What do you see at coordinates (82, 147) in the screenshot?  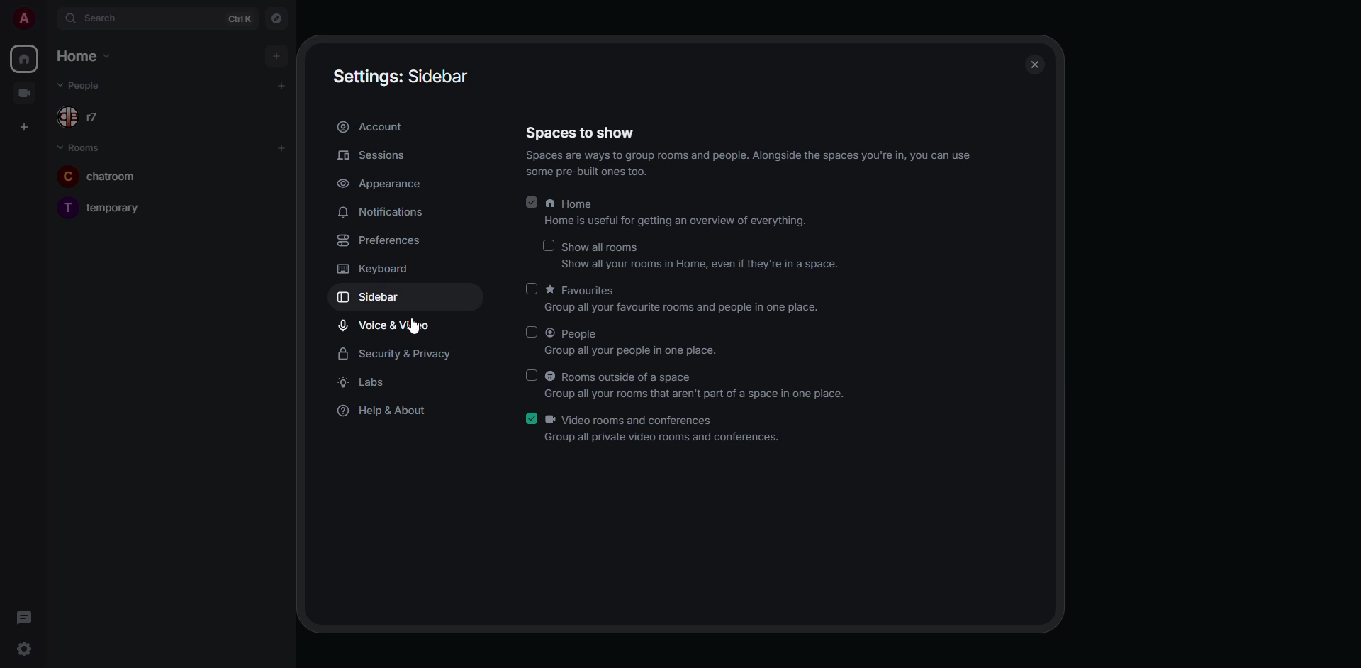 I see `rooms` at bounding box center [82, 147].